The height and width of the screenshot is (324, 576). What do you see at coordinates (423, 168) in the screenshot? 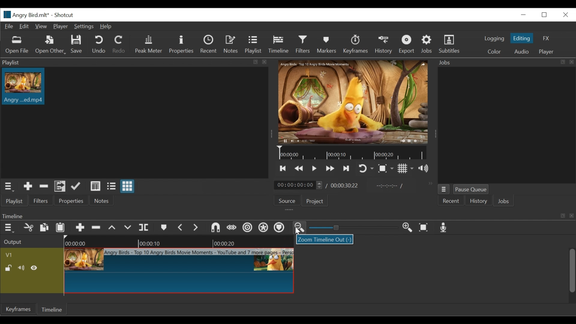
I see `Sow volume control` at bounding box center [423, 168].